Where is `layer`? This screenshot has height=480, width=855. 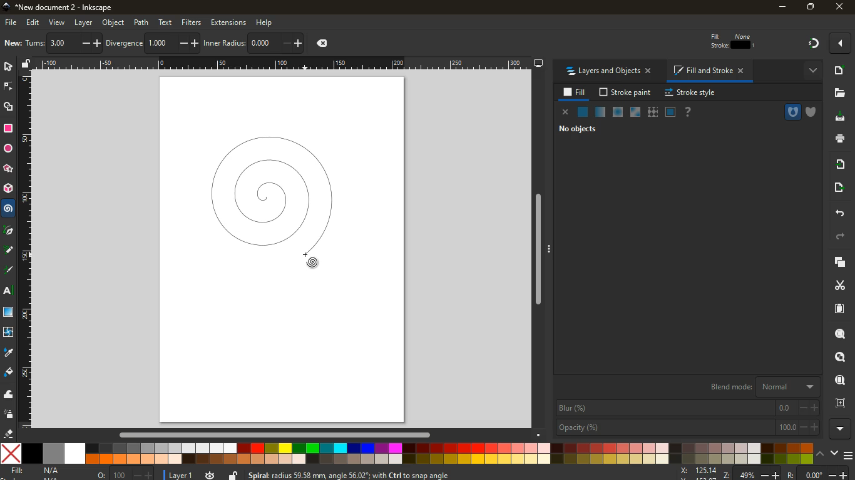 layer is located at coordinates (84, 22).